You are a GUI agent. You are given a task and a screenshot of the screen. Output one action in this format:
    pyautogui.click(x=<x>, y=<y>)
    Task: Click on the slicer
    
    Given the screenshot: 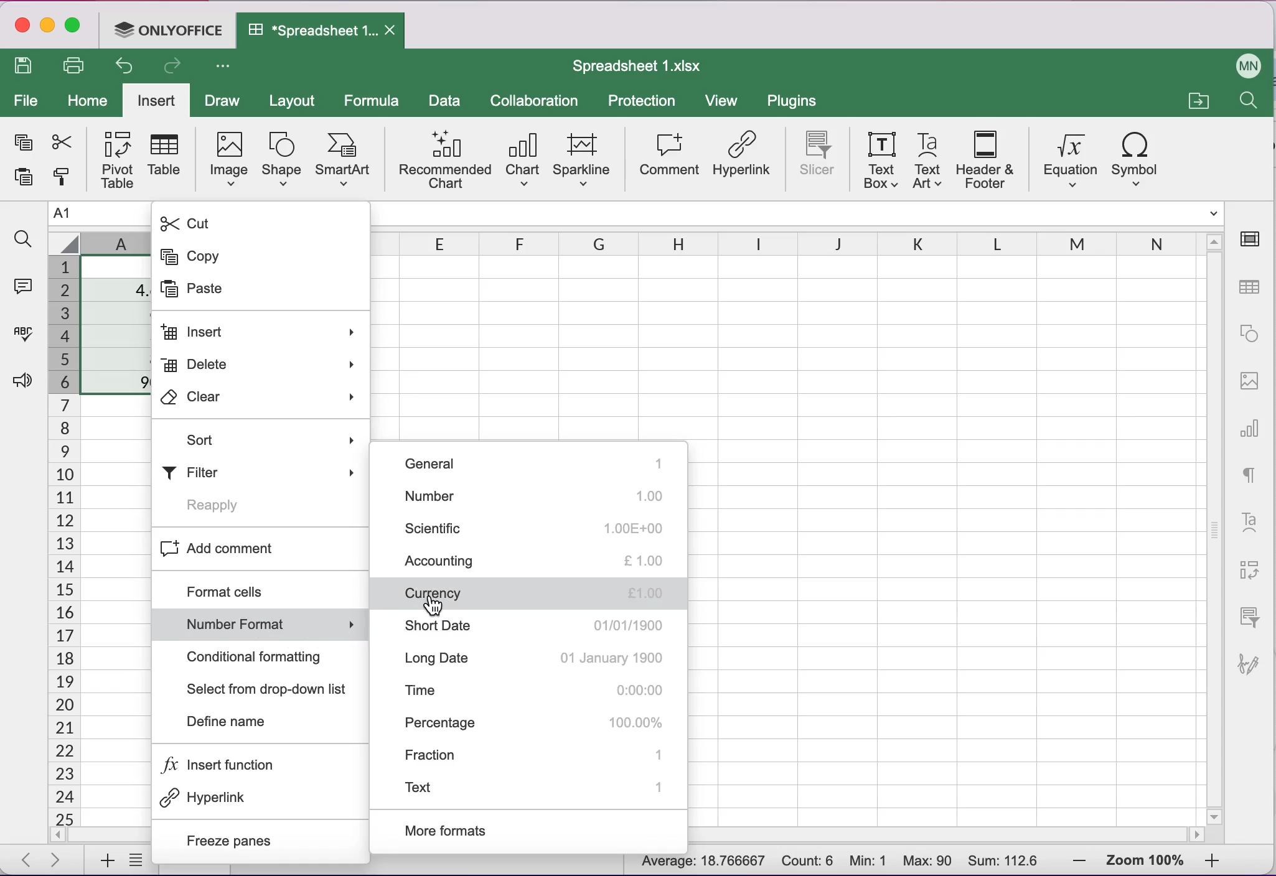 What is the action you would take?
    pyautogui.click(x=1248, y=620)
    